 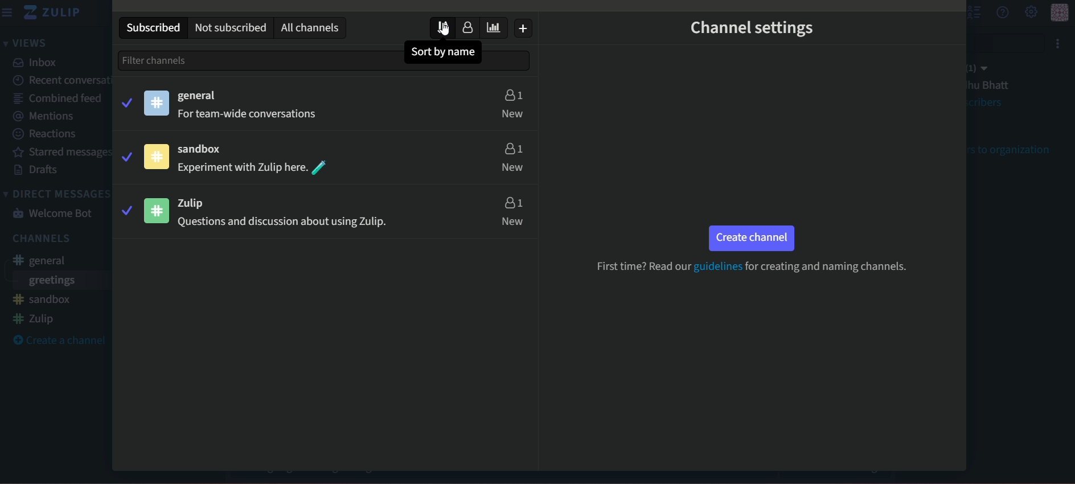 What do you see at coordinates (45, 134) in the screenshot?
I see `Reactions` at bounding box center [45, 134].